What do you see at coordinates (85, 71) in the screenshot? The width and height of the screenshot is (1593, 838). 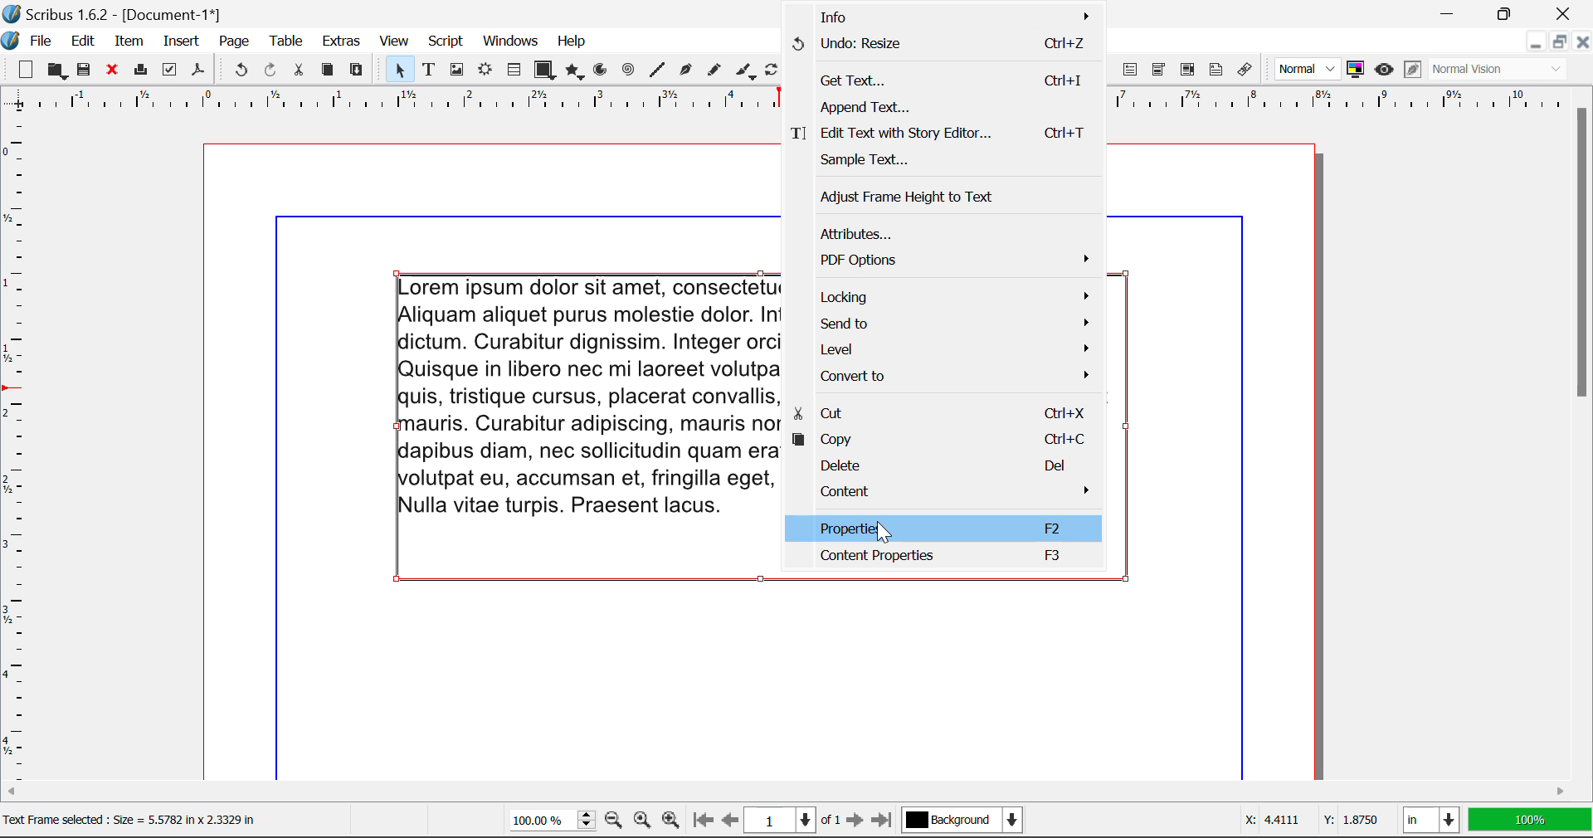 I see `Save` at bounding box center [85, 71].